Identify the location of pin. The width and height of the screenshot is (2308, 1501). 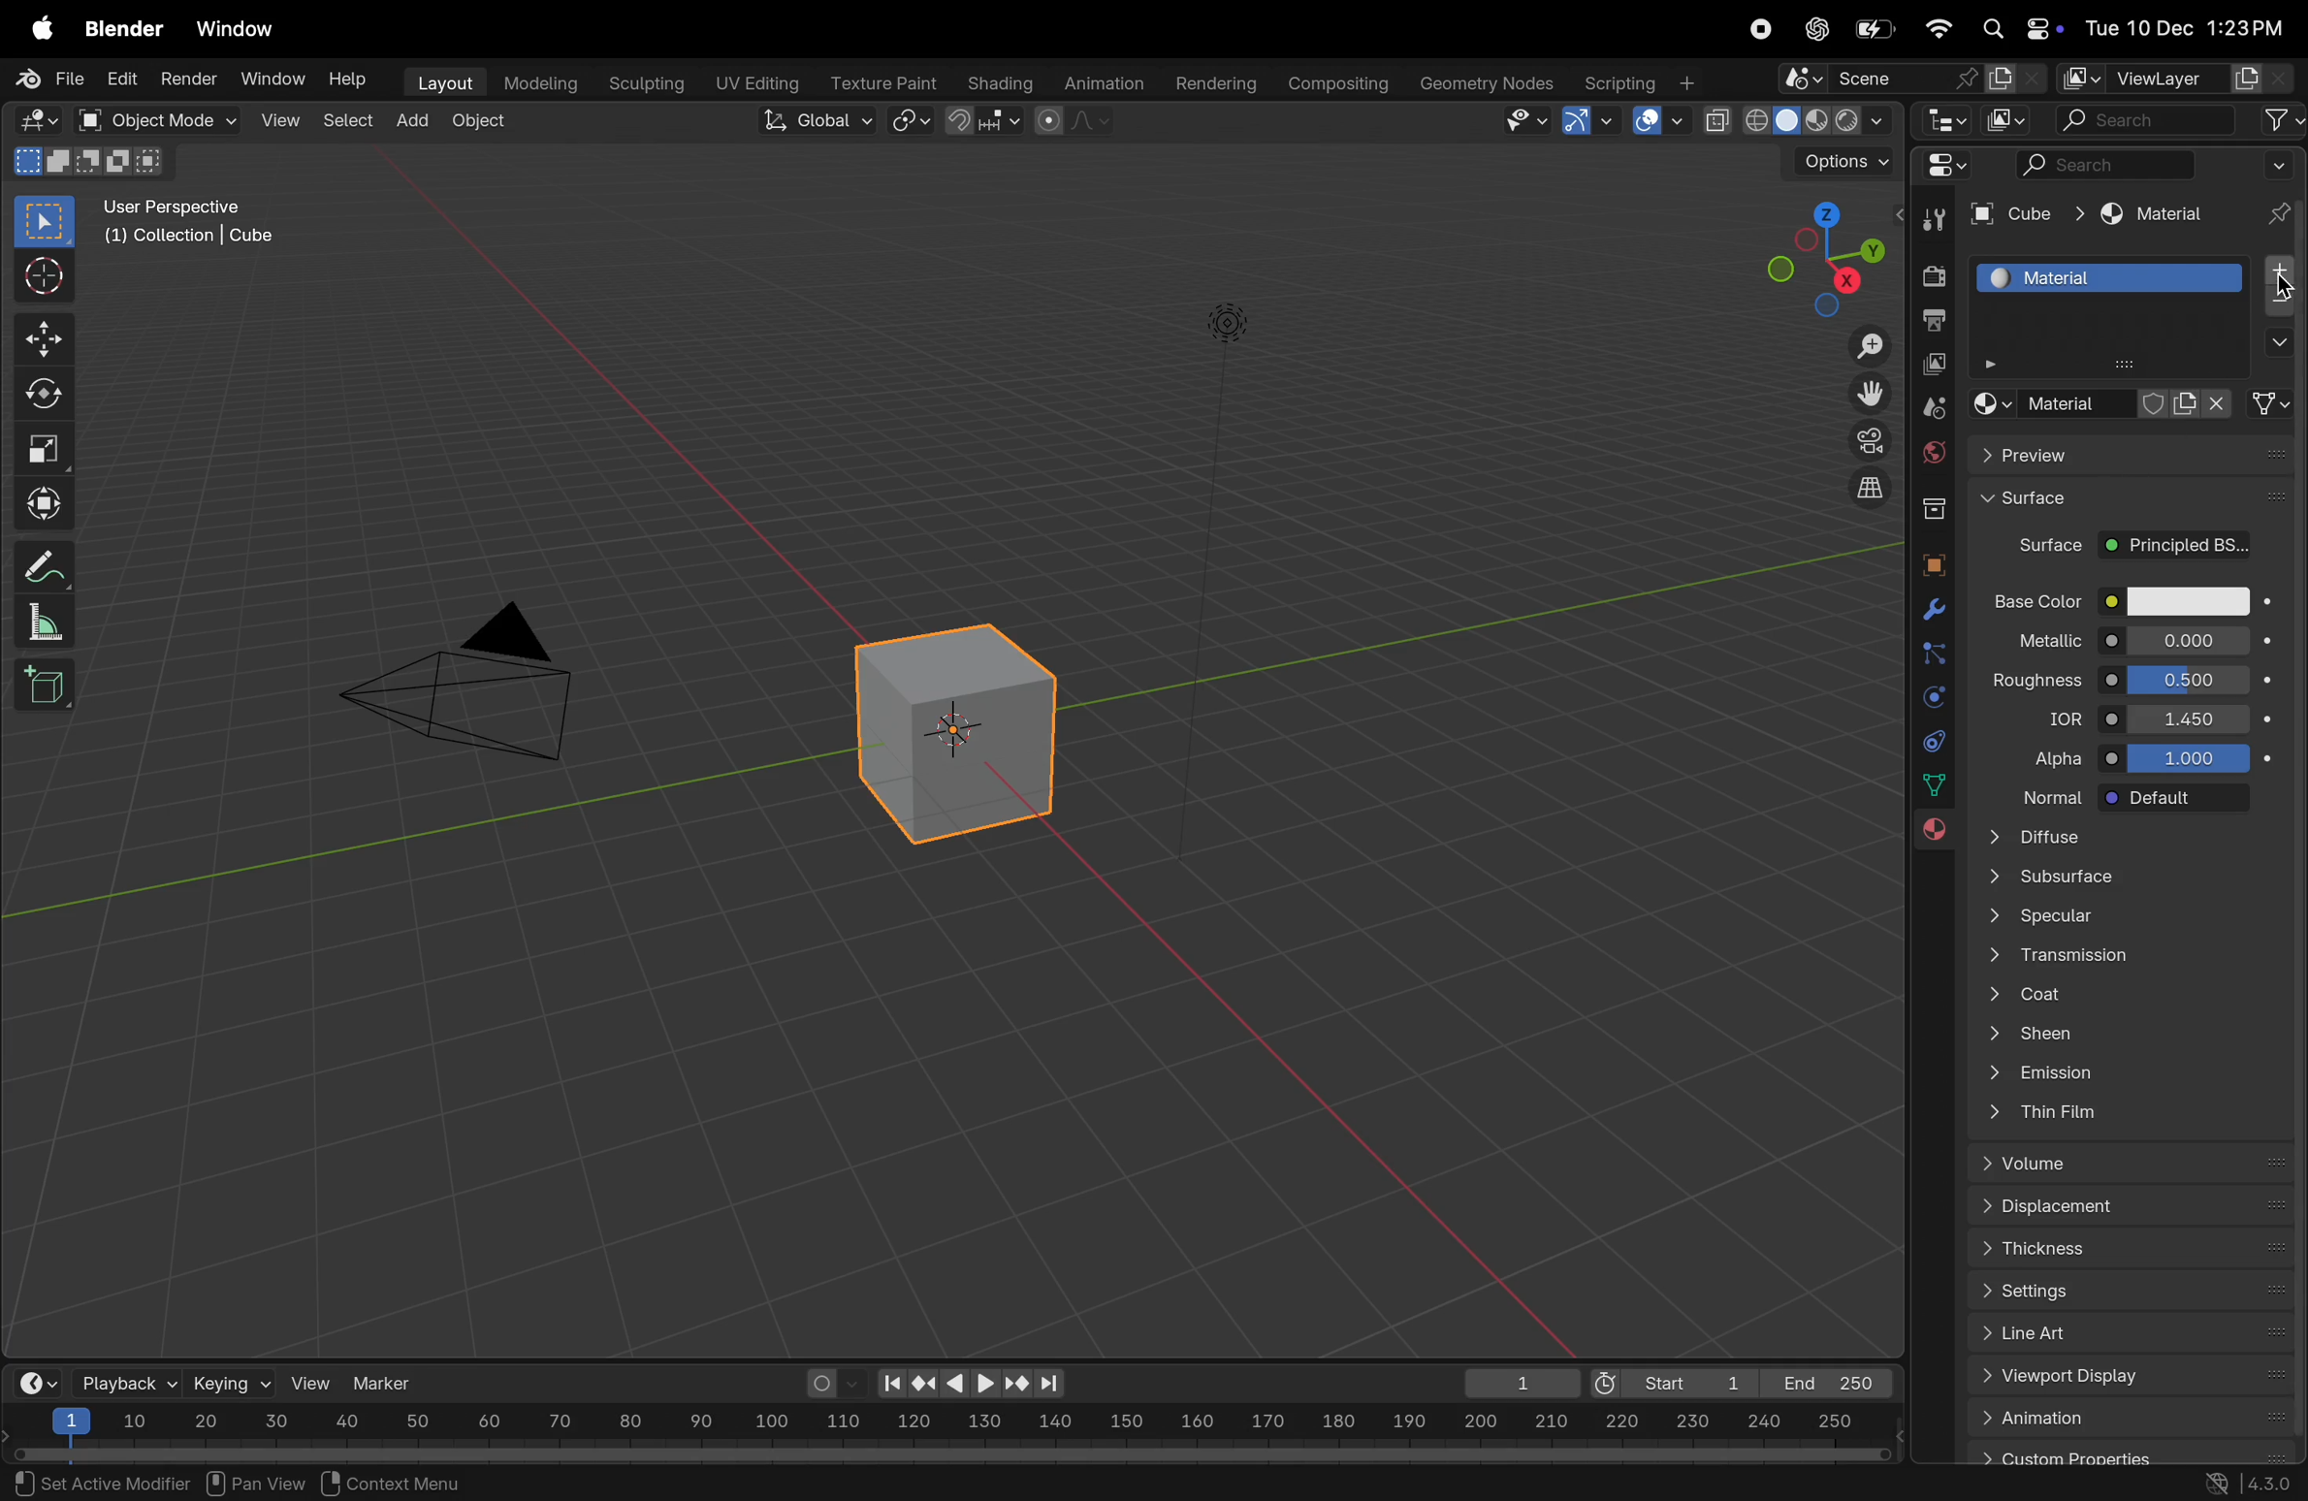
(2275, 192).